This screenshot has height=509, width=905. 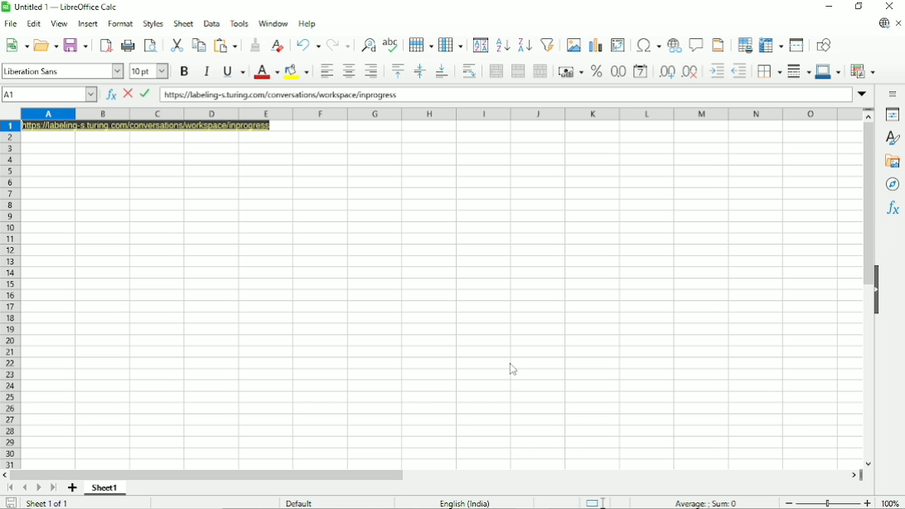 What do you see at coordinates (573, 44) in the screenshot?
I see `Insert image` at bounding box center [573, 44].